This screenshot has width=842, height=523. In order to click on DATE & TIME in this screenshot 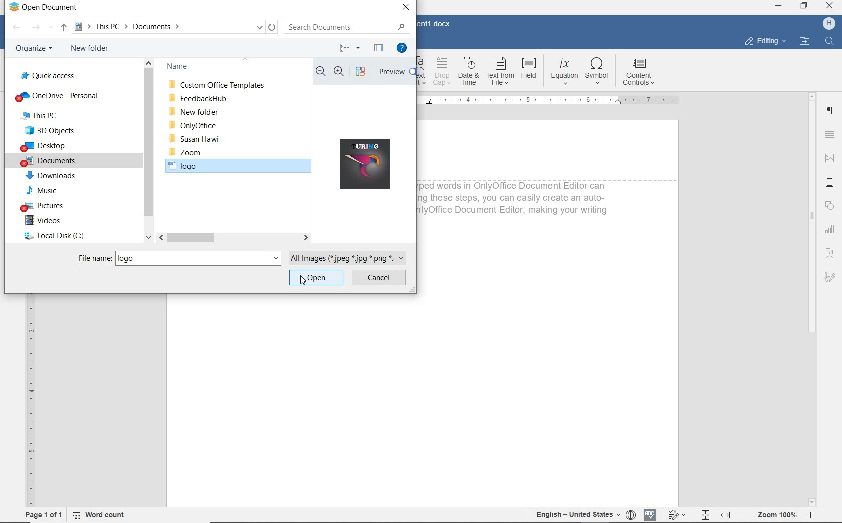, I will do `click(470, 73)`.